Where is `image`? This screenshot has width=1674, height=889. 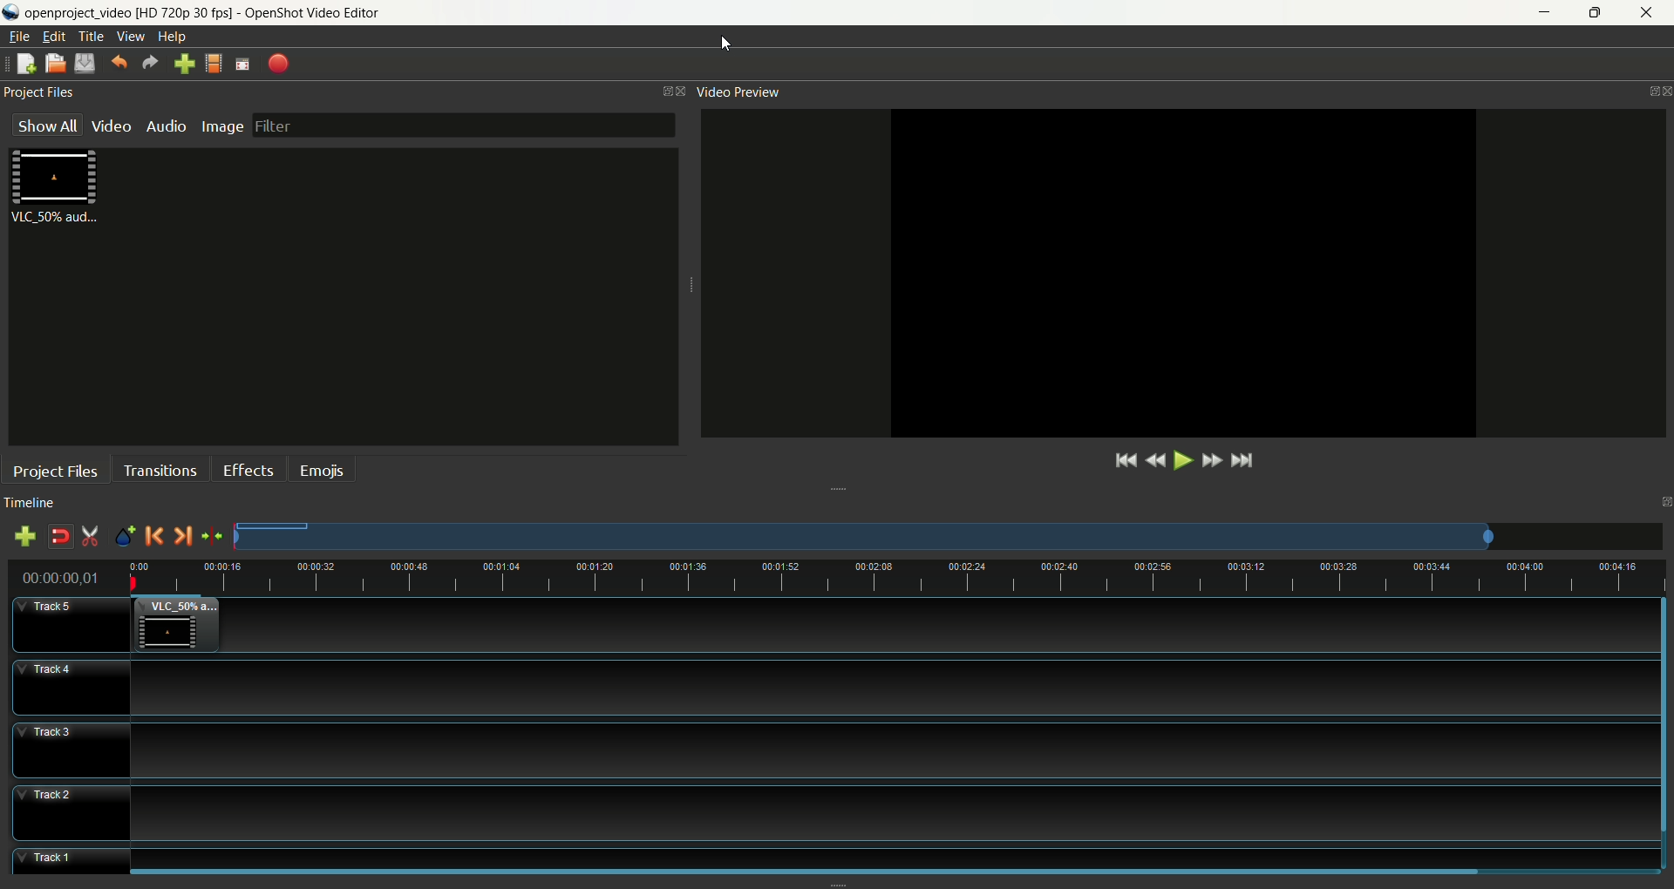 image is located at coordinates (221, 127).